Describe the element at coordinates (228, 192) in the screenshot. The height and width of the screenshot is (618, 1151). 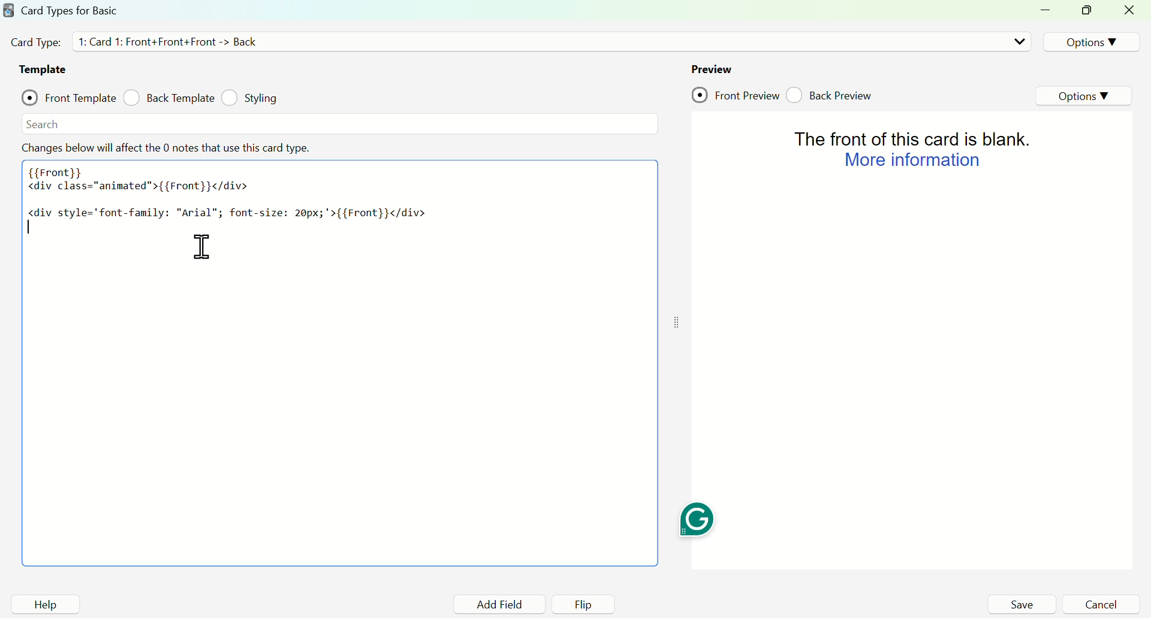
I see `code` at that location.